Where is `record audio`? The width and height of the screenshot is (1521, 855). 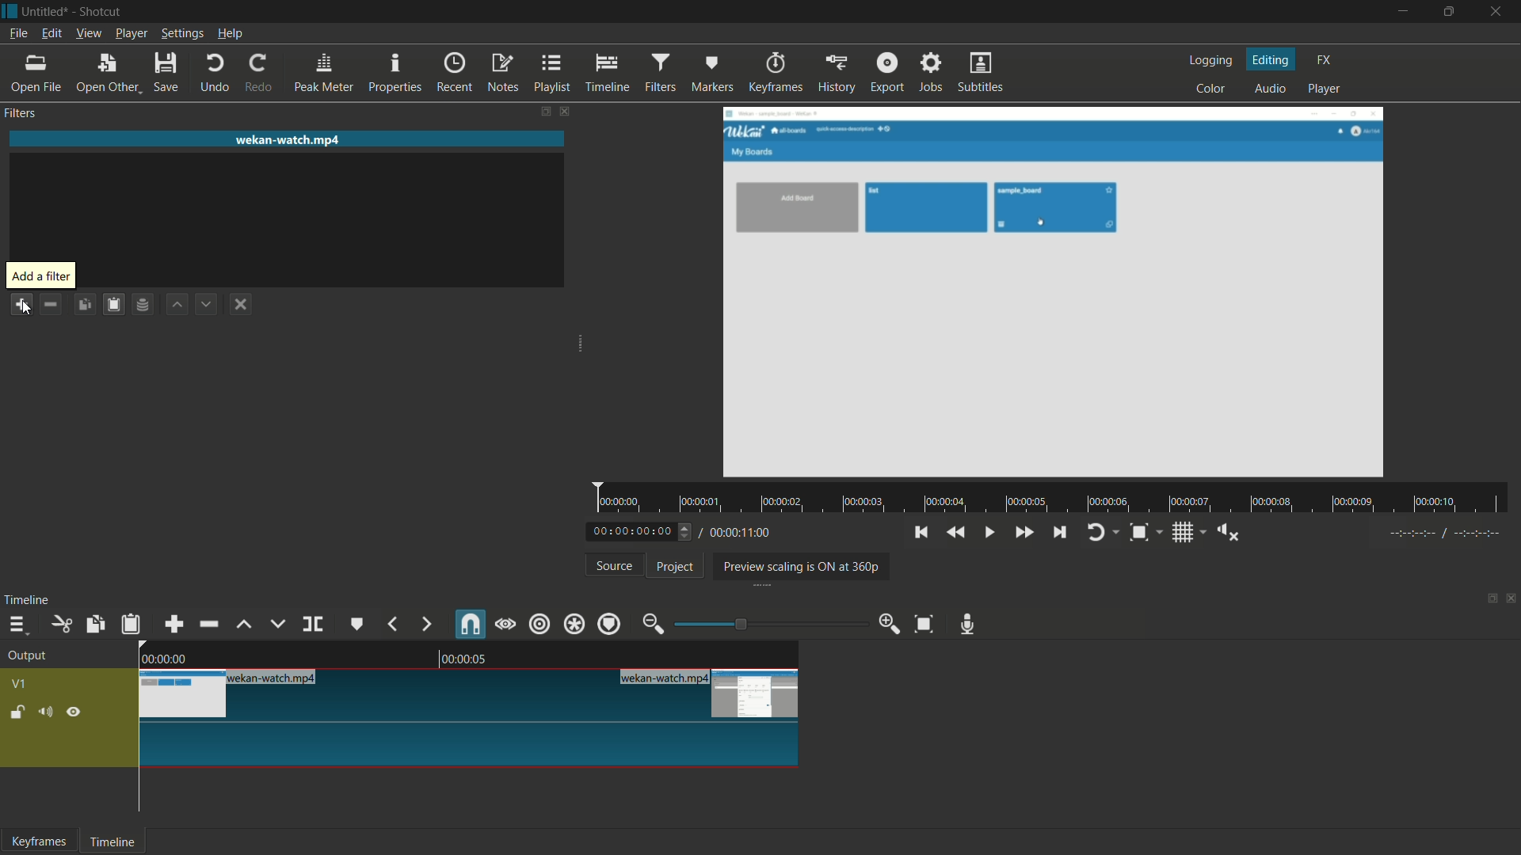
record audio is located at coordinates (969, 625).